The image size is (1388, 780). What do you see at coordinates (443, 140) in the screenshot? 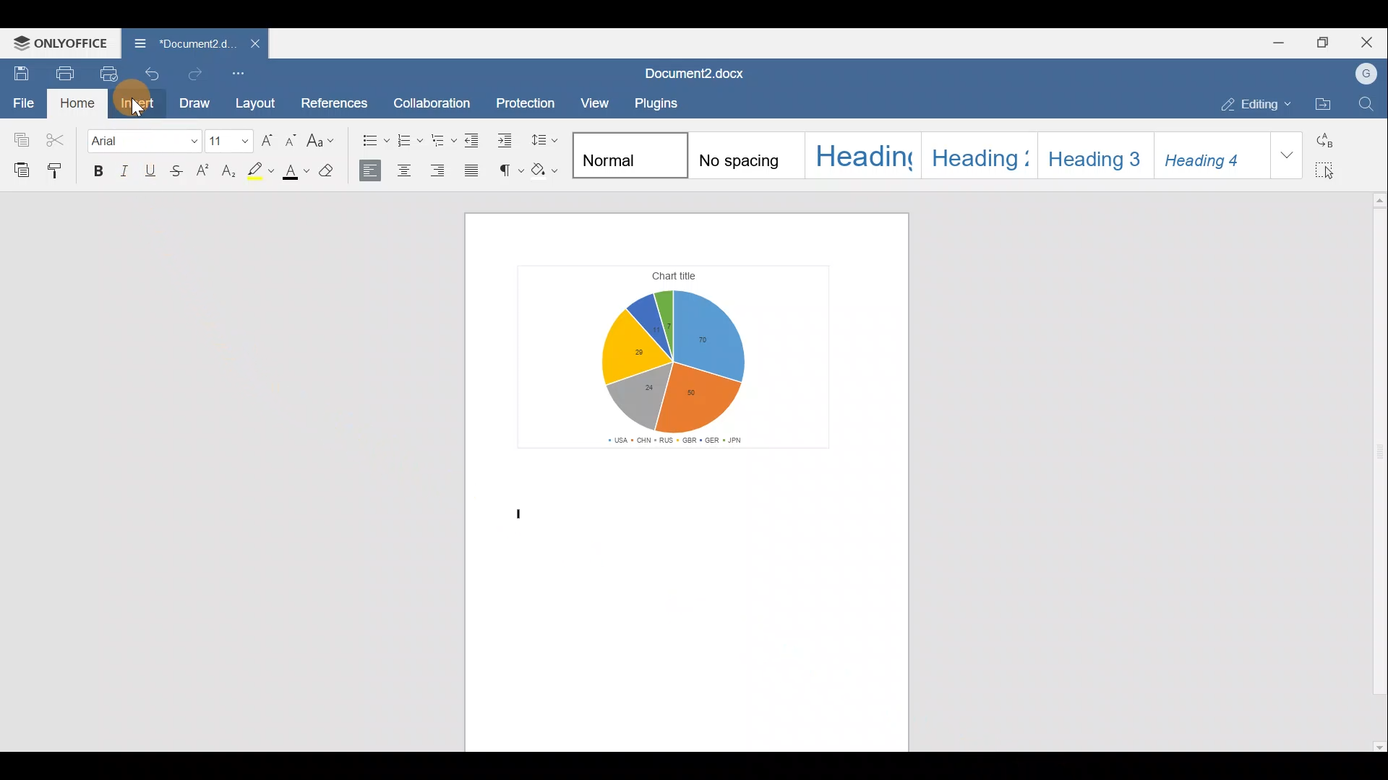
I see `Multilevel list` at bounding box center [443, 140].